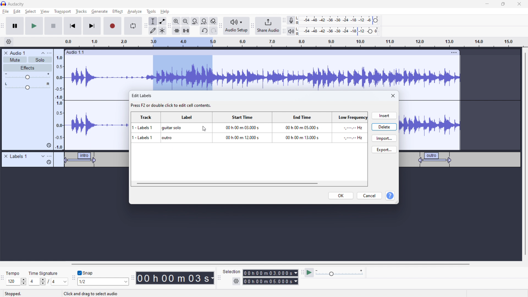  I want to click on tools toolbar, so click(146, 26).